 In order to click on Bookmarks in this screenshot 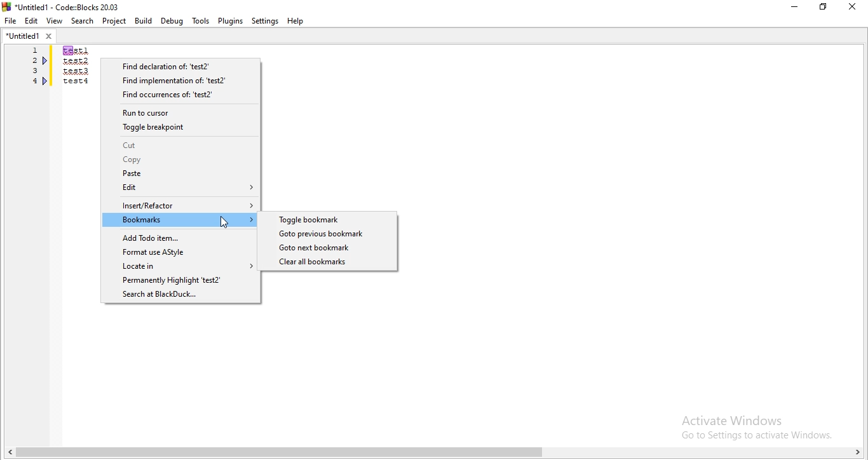, I will do `click(181, 220)`.